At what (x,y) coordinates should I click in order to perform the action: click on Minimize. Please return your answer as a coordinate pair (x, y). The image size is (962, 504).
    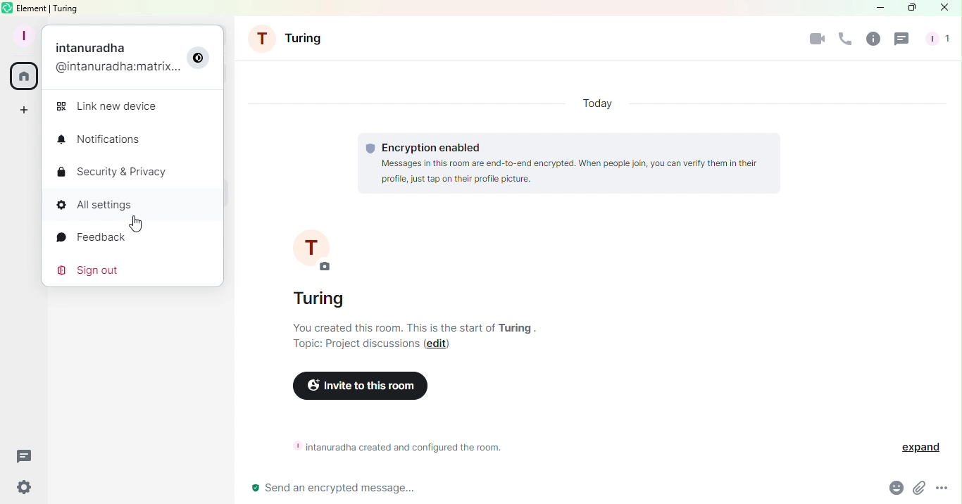
    Looking at the image, I should click on (875, 7).